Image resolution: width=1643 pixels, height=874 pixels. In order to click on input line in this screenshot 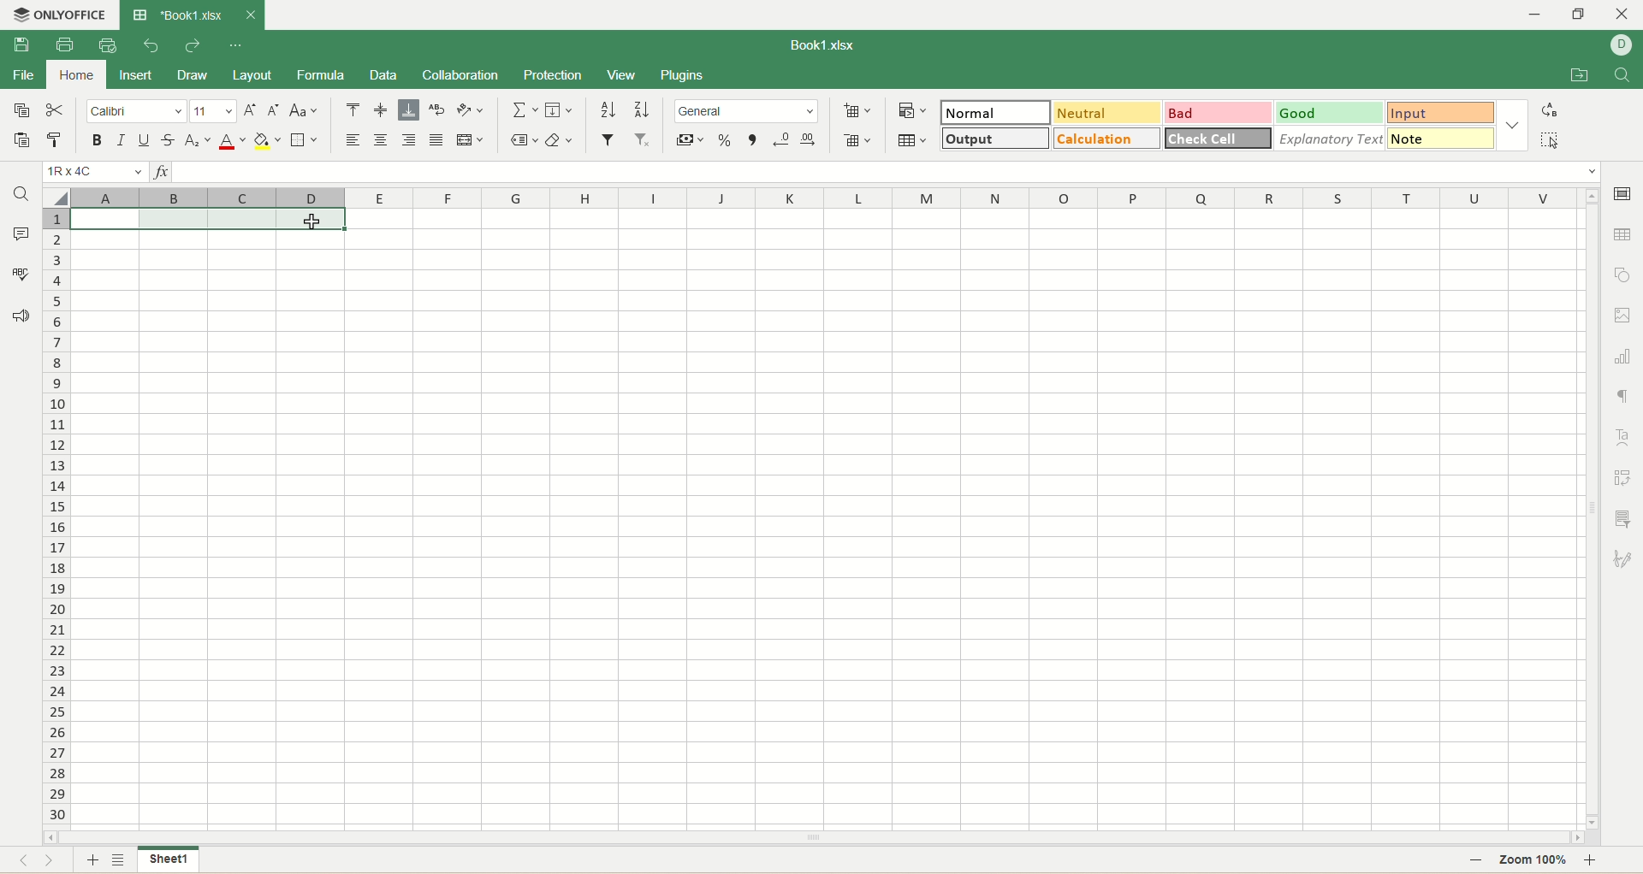, I will do `click(890, 173)`.